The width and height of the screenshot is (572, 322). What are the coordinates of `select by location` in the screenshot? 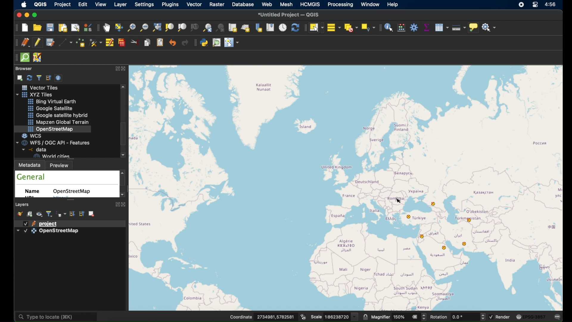 It's located at (367, 27).